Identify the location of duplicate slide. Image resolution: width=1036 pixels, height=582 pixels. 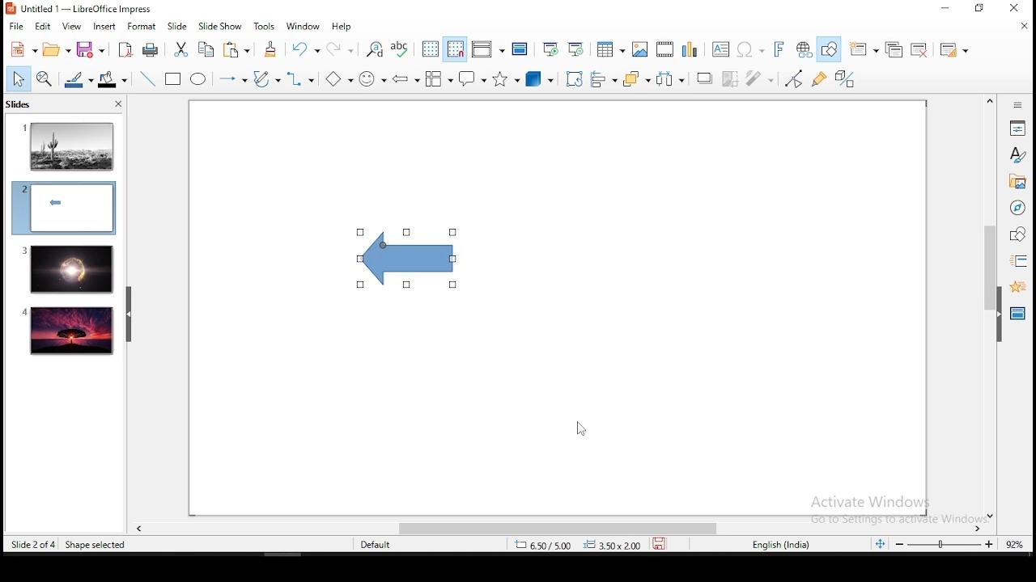
(896, 50).